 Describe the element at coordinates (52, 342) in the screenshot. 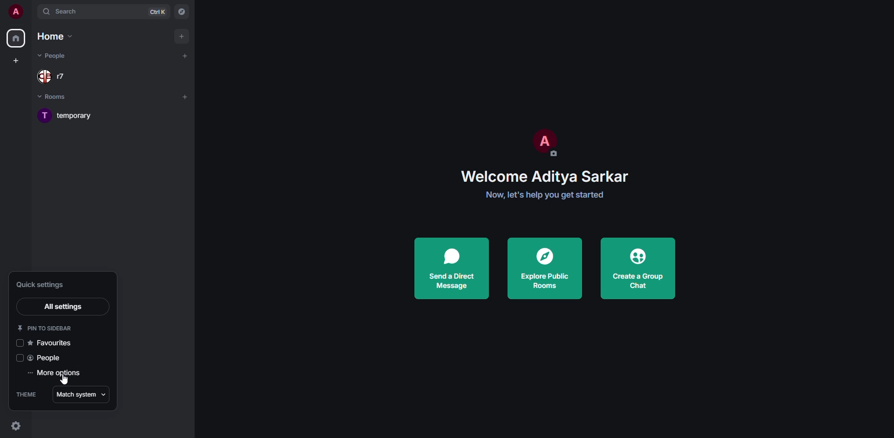

I see `favorites` at that location.